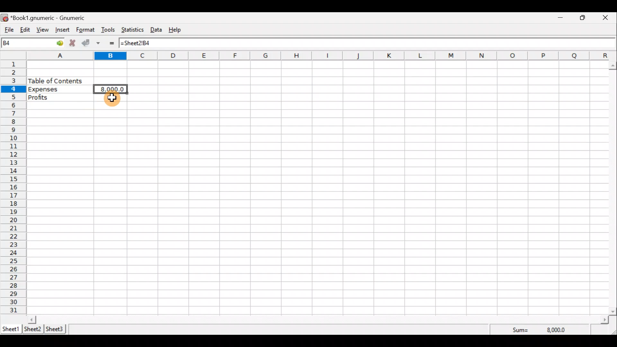  What do you see at coordinates (33, 43) in the screenshot?
I see `Cell name` at bounding box center [33, 43].